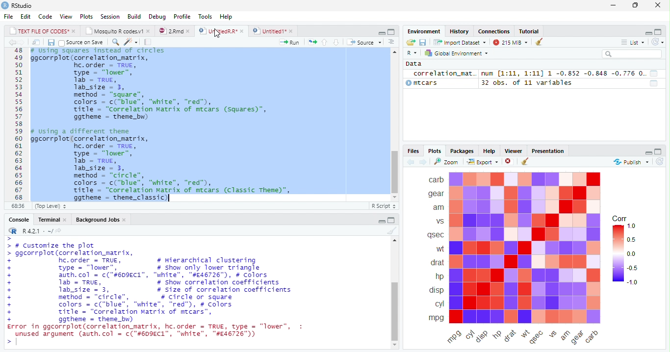 The height and width of the screenshot is (352, 670). Describe the element at coordinates (43, 31) in the screenshot. I see `| TEXT FILE OF CODES* »` at that location.